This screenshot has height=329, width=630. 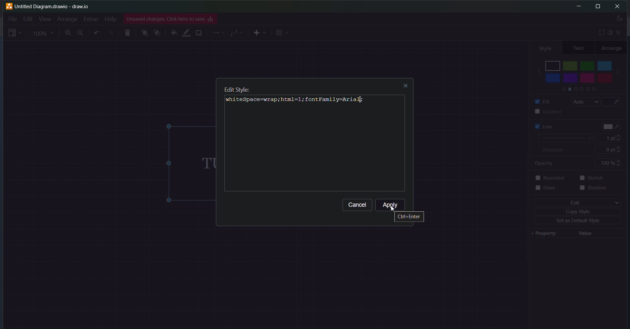 I want to click on text, so click(x=578, y=48).